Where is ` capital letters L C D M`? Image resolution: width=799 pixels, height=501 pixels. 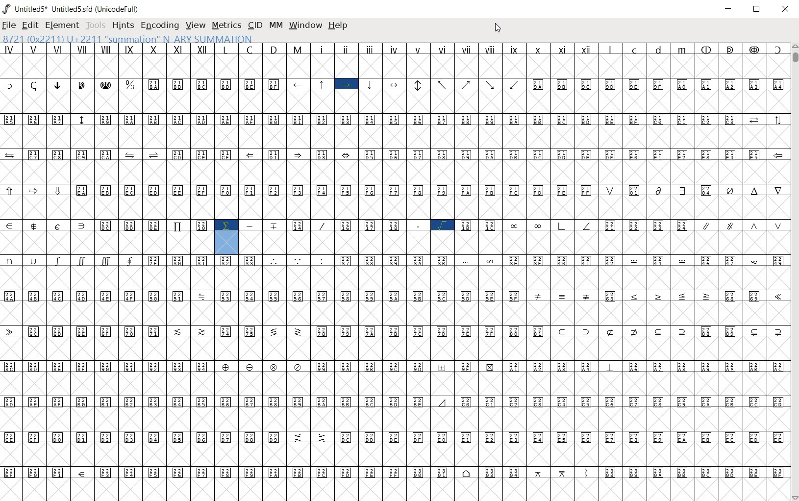
 capital letters L C D M is located at coordinates (265, 49).